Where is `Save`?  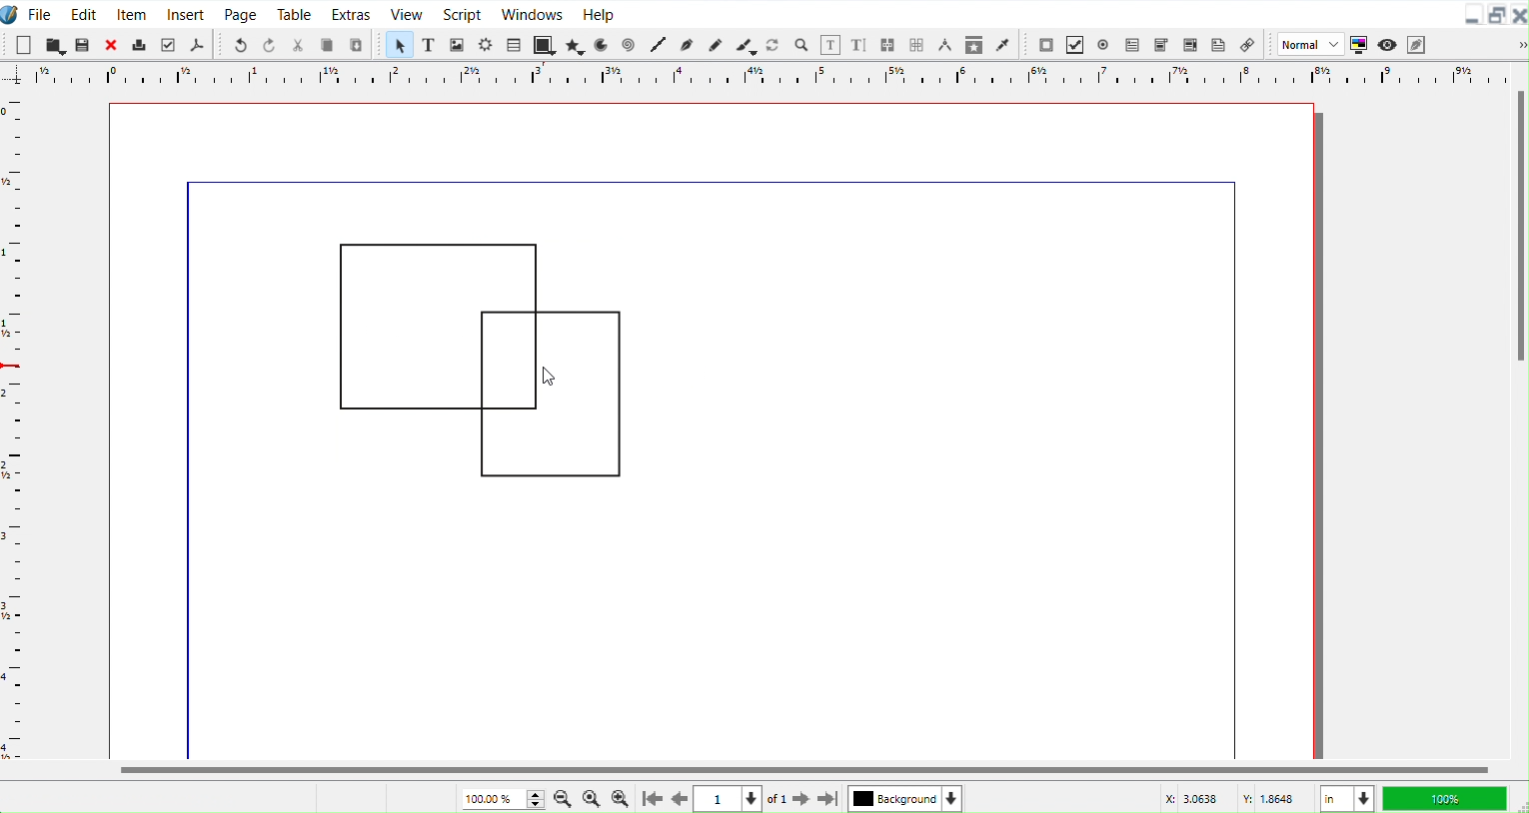 Save is located at coordinates (83, 43).